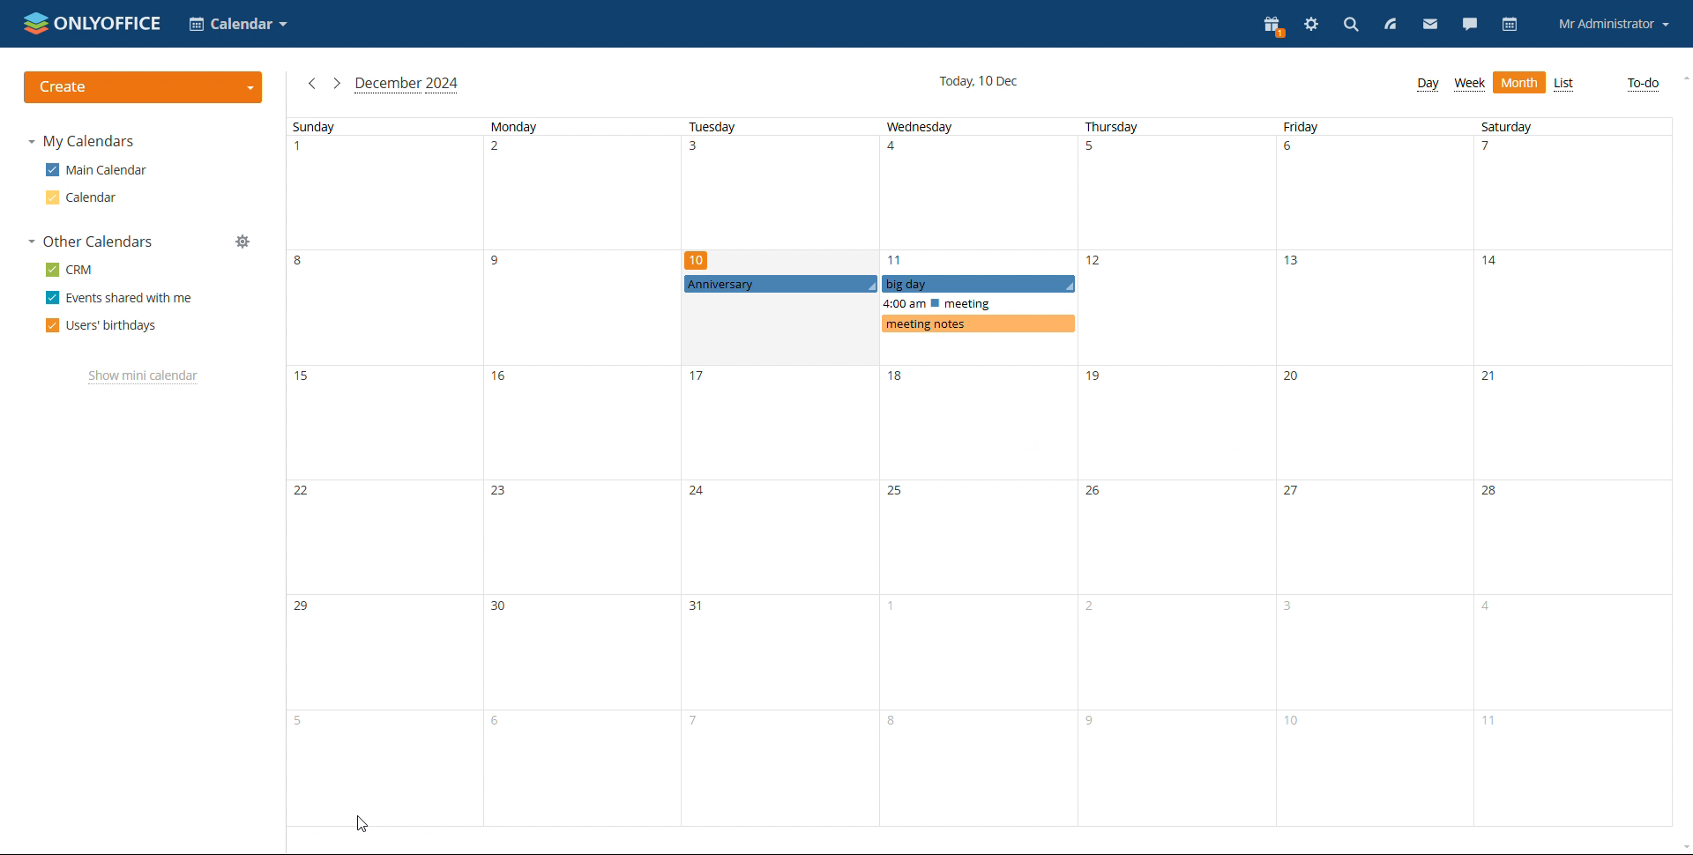 The image size is (1693, 855). Describe the element at coordinates (1645, 84) in the screenshot. I see `to-do` at that location.